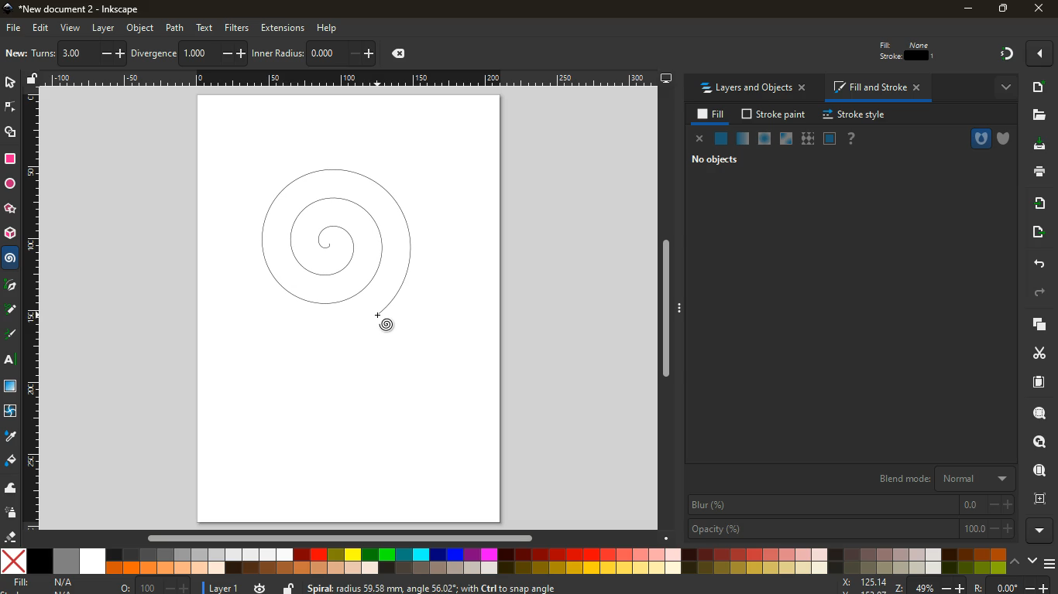 Image resolution: width=1058 pixels, height=594 pixels. I want to click on message, so click(527, 588).